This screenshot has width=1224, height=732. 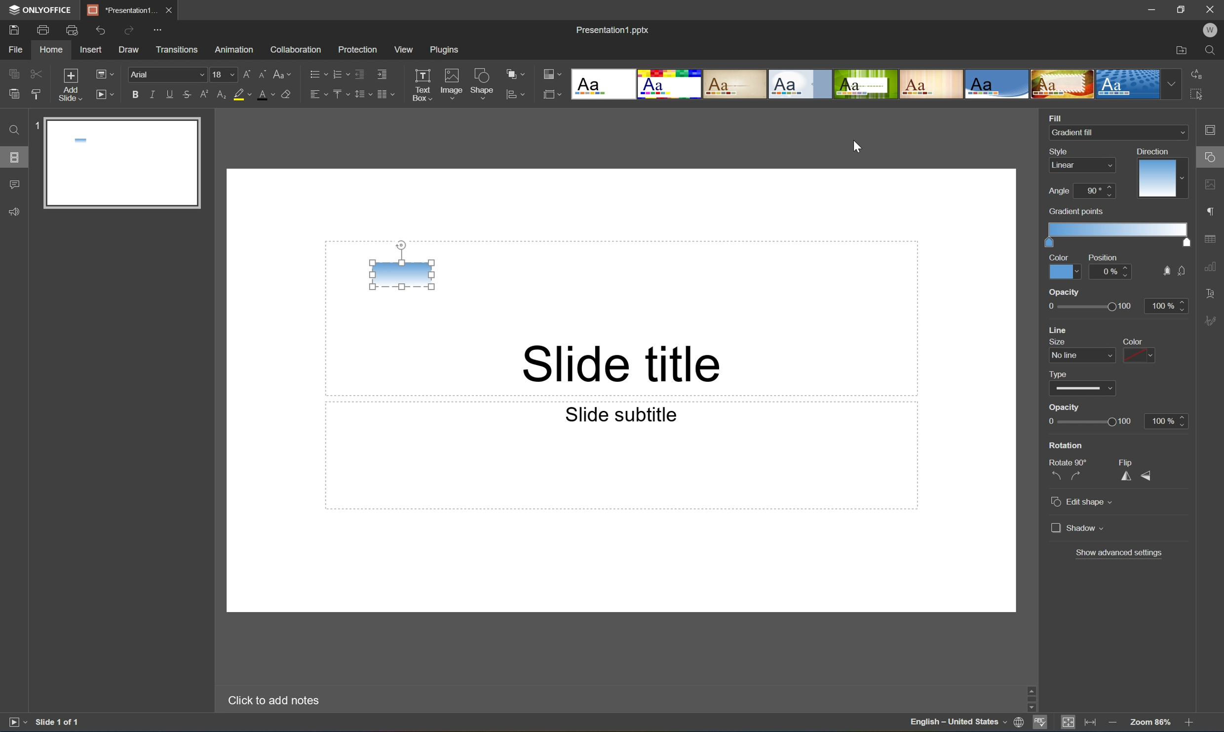 What do you see at coordinates (1055, 341) in the screenshot?
I see `size` at bounding box center [1055, 341].